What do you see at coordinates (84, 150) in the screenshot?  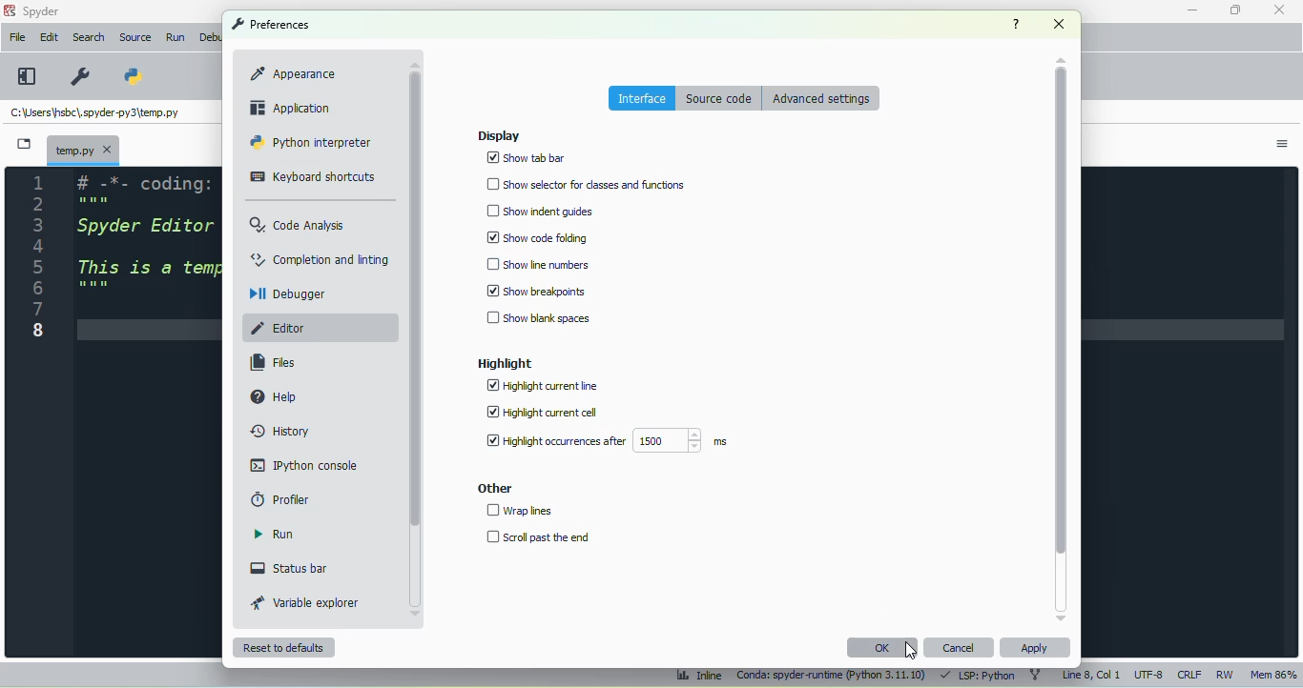 I see `temporary file` at bounding box center [84, 150].